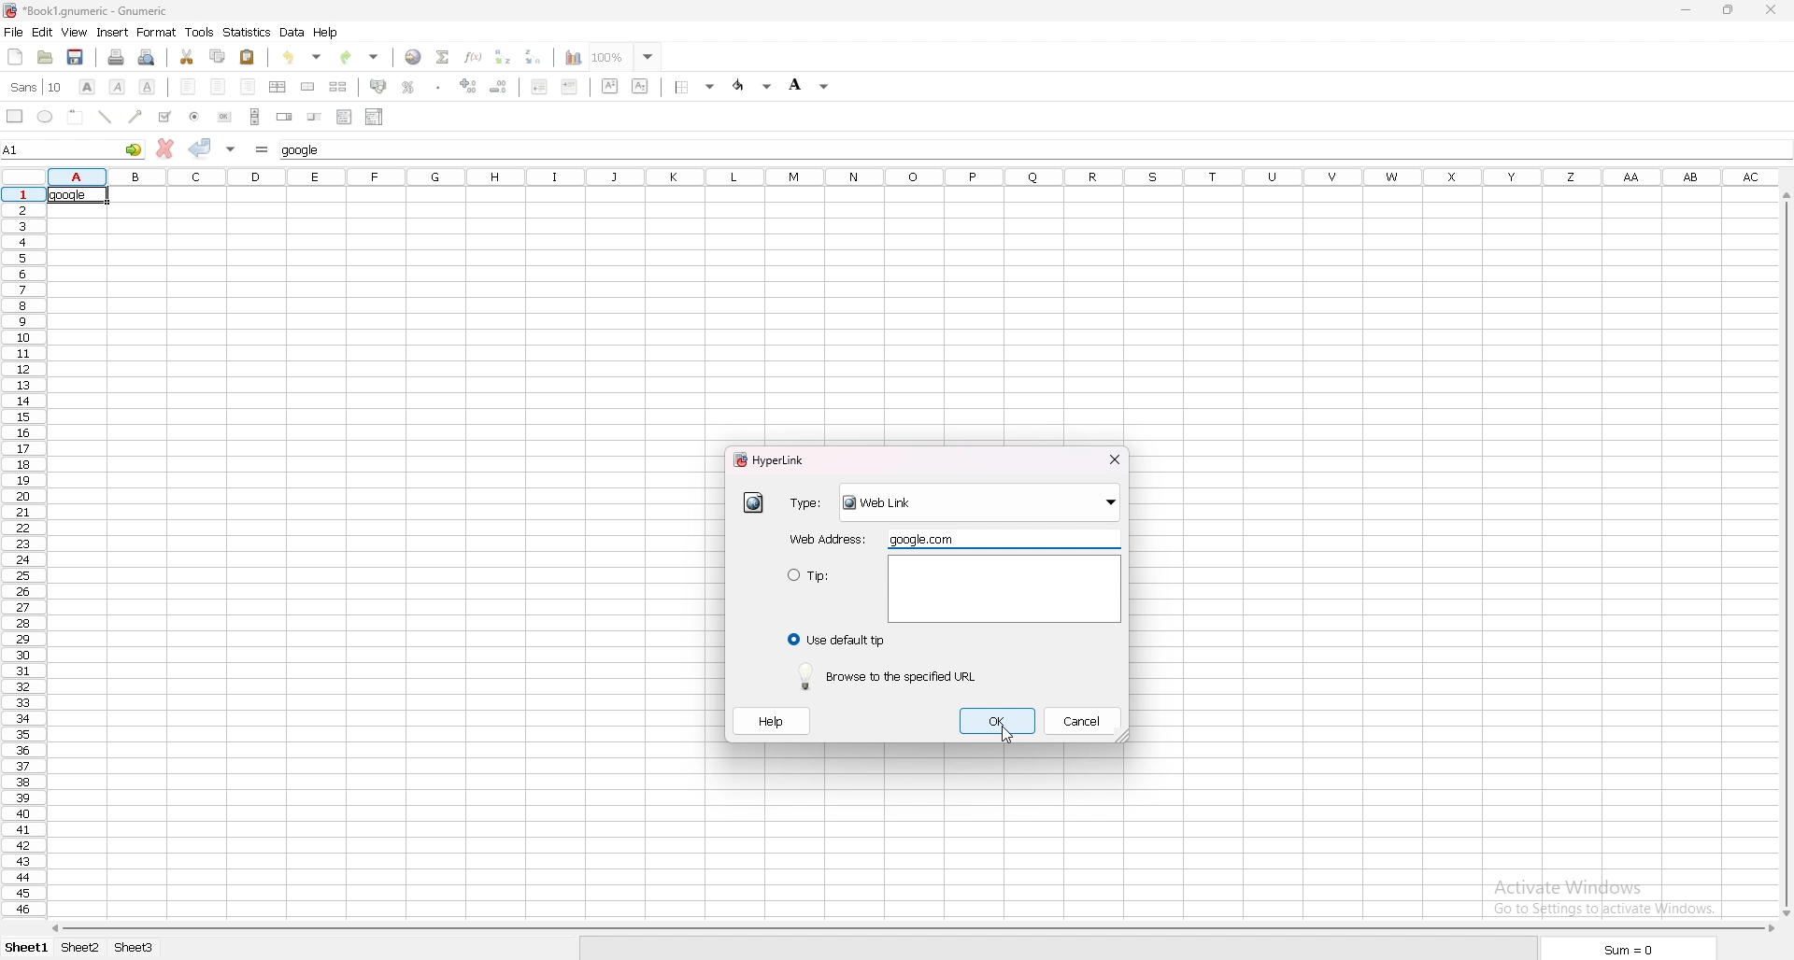 This screenshot has width=1794, height=960. Describe the element at coordinates (1730, 9) in the screenshot. I see `resize` at that location.